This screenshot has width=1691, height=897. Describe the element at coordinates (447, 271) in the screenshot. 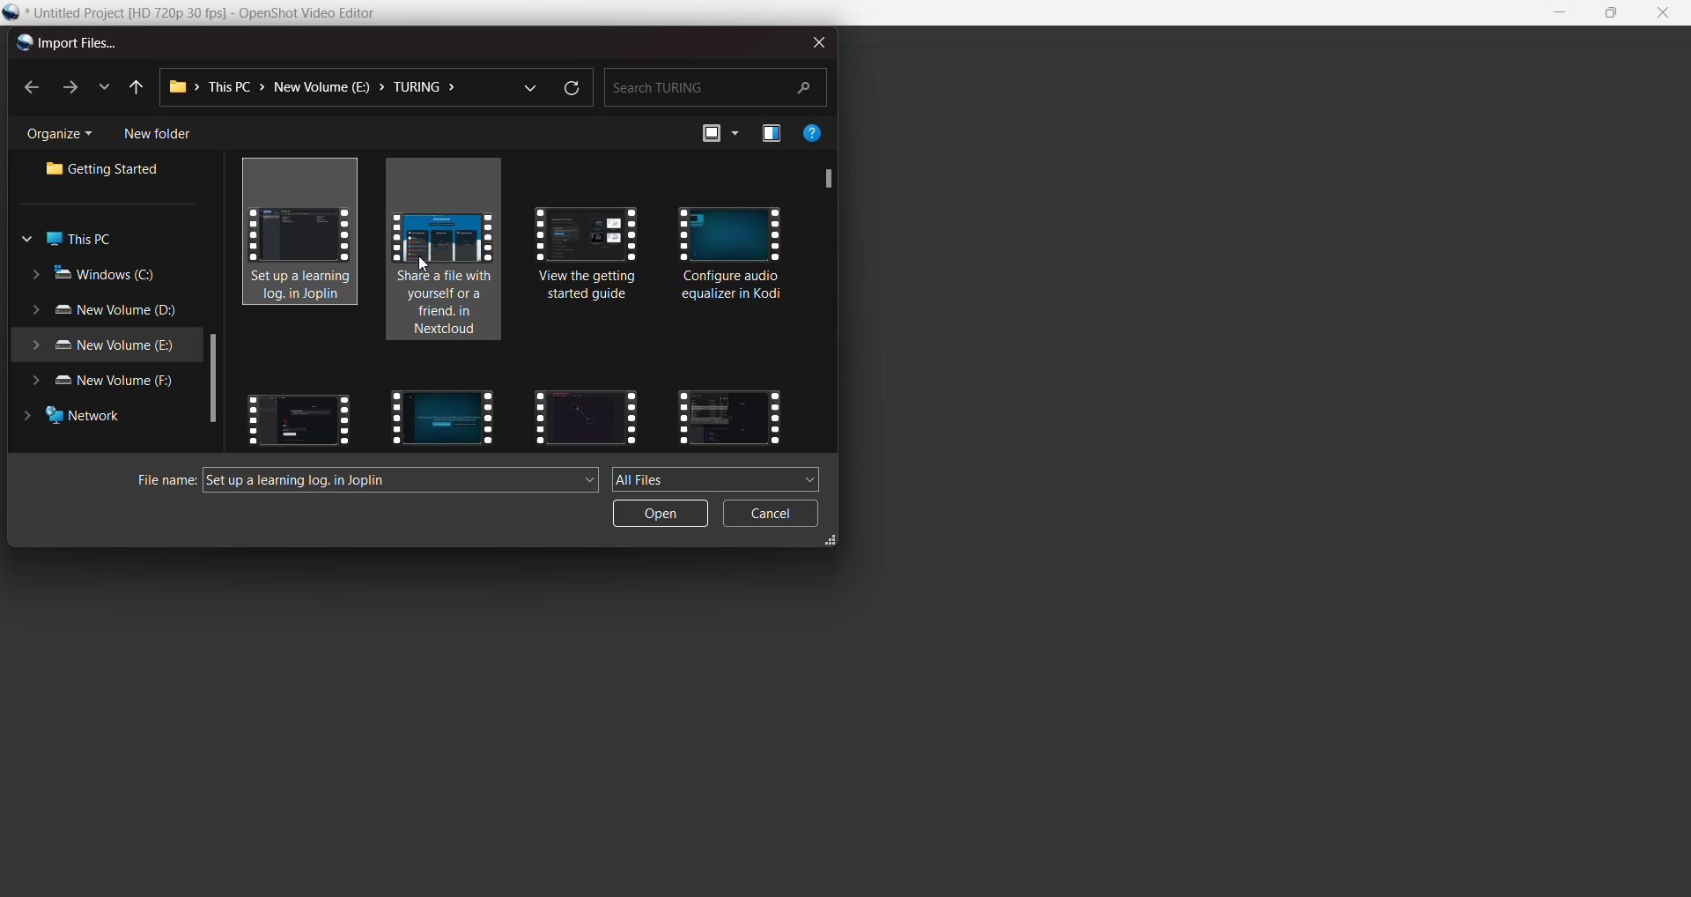

I see `videos` at that location.